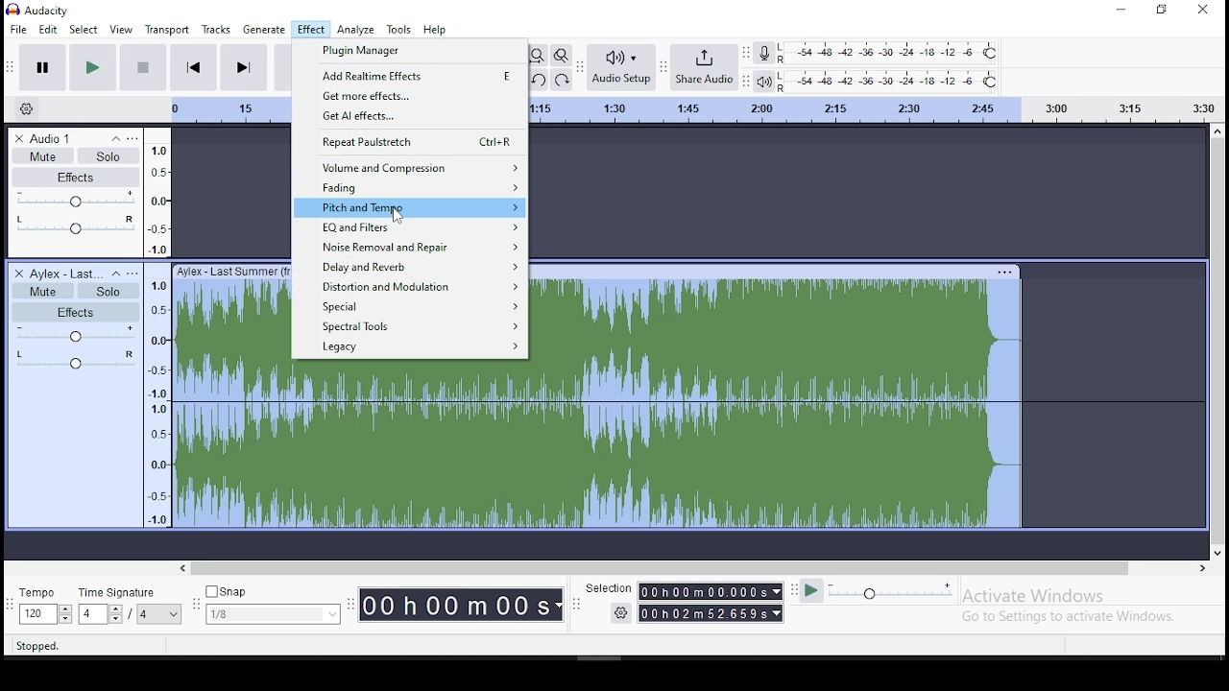 This screenshot has width=1229, height=691. I want to click on playback meter, so click(762, 81).